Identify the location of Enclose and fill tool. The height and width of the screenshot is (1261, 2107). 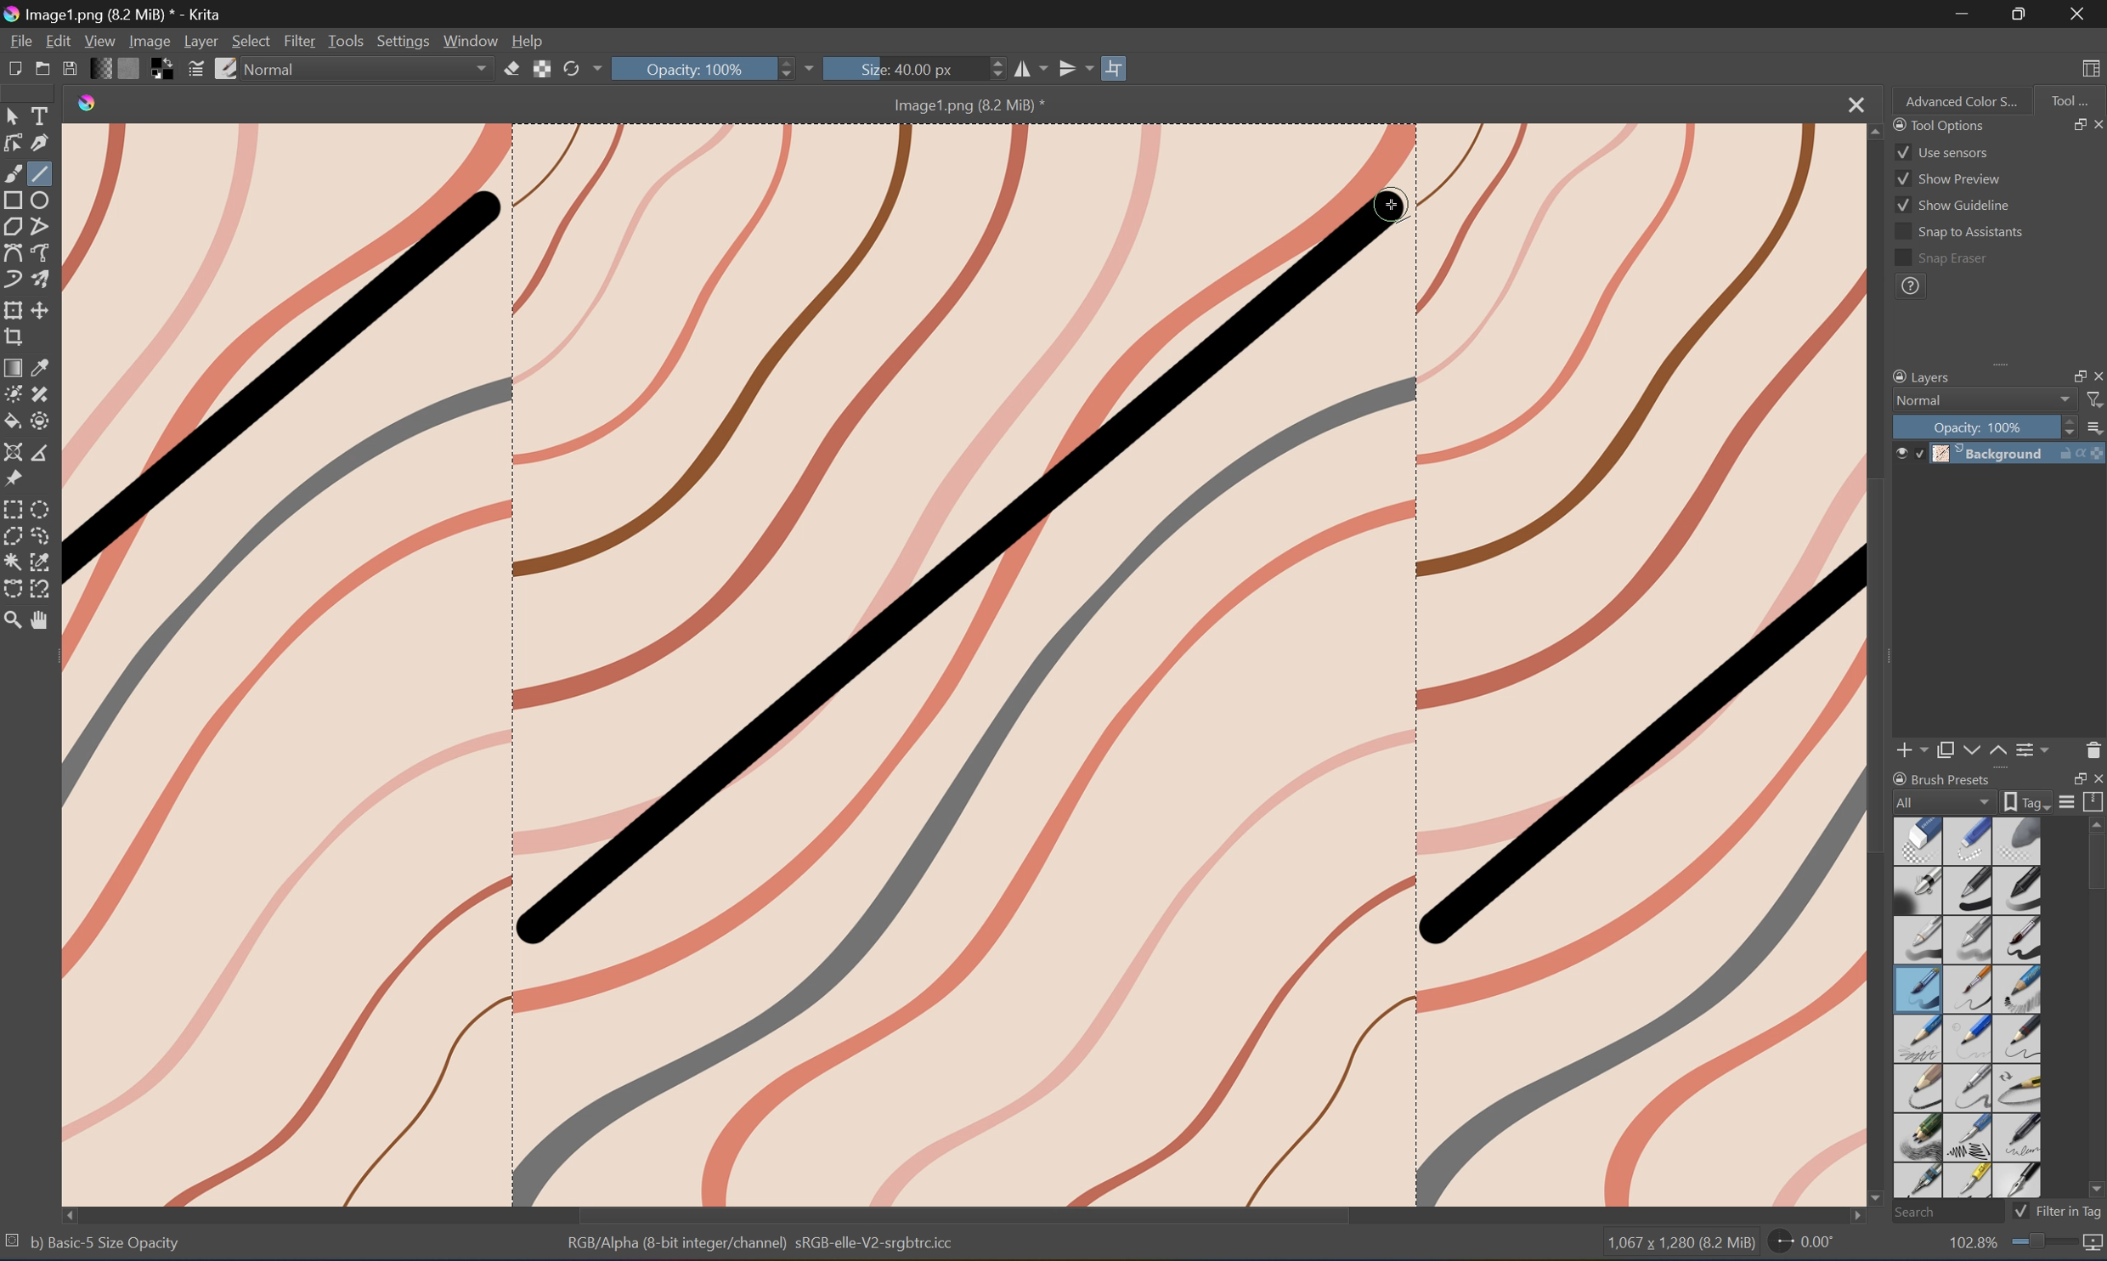
(38, 421).